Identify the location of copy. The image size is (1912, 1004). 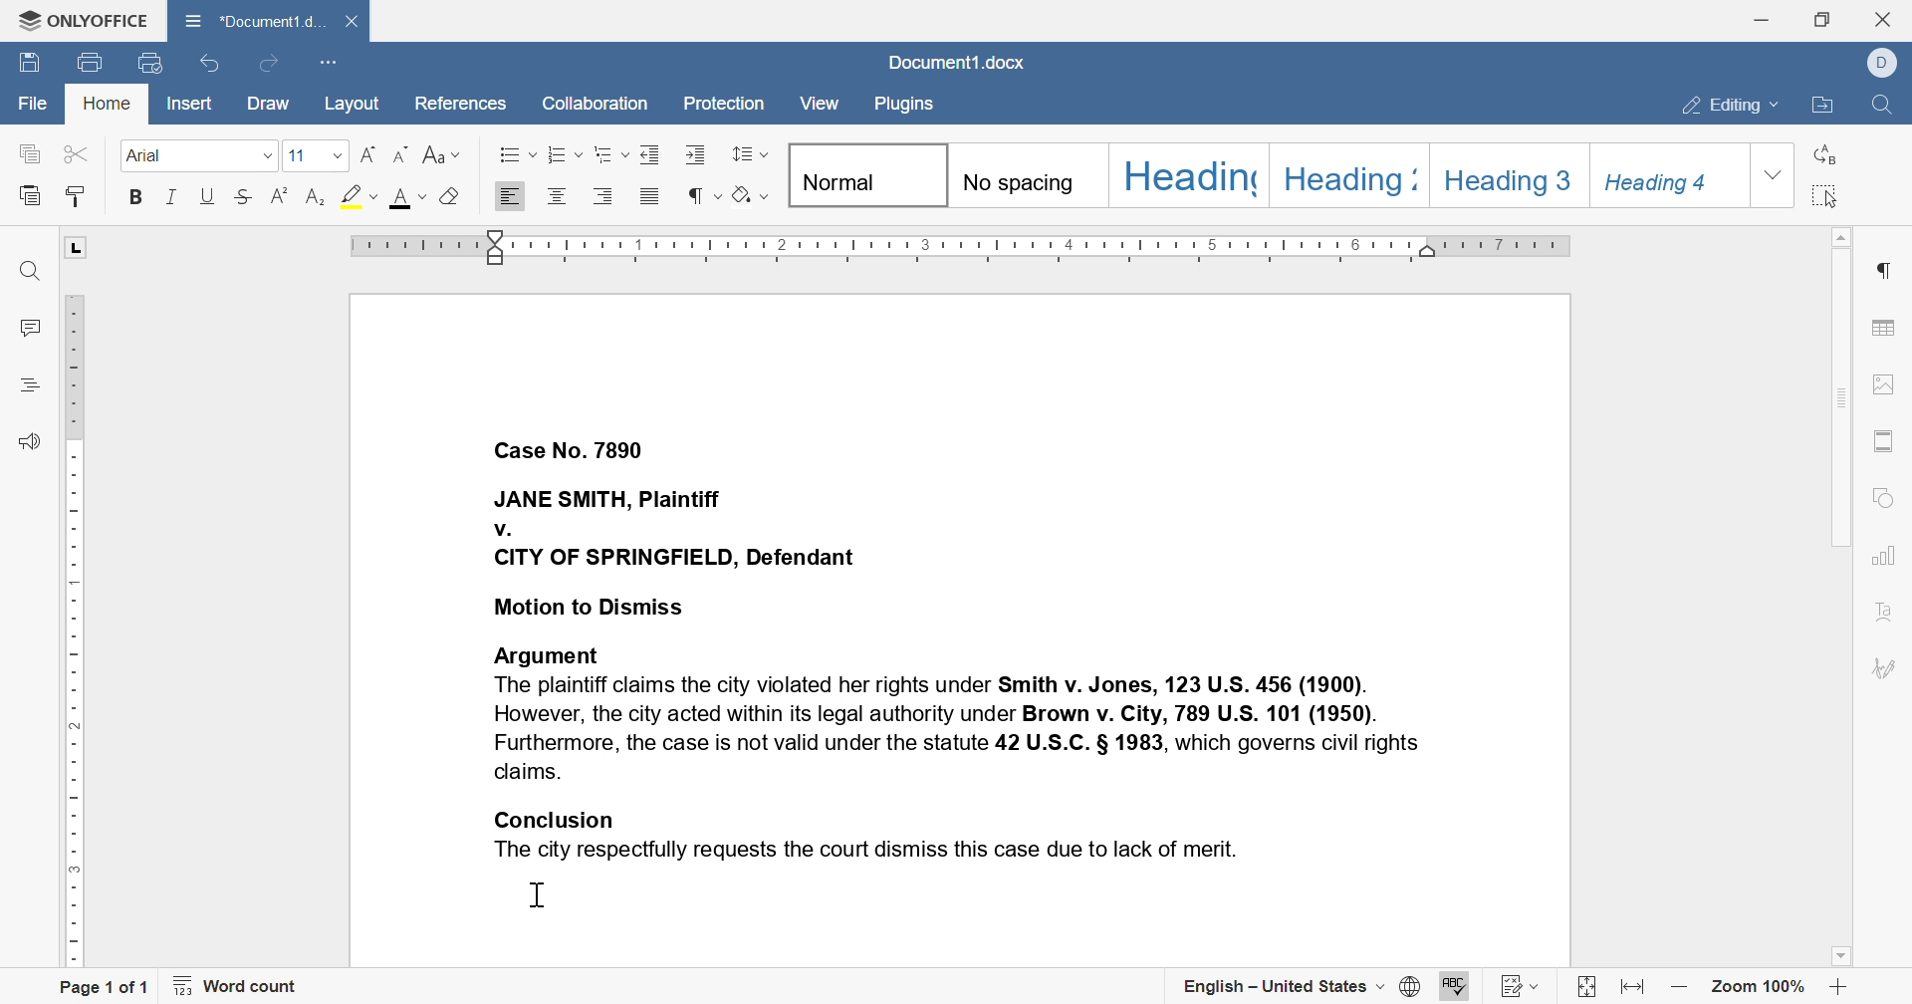
(29, 153).